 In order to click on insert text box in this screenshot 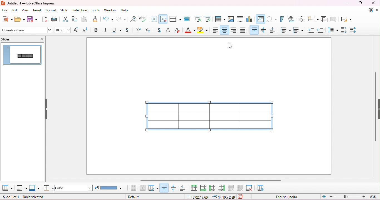, I will do `click(260, 19)`.